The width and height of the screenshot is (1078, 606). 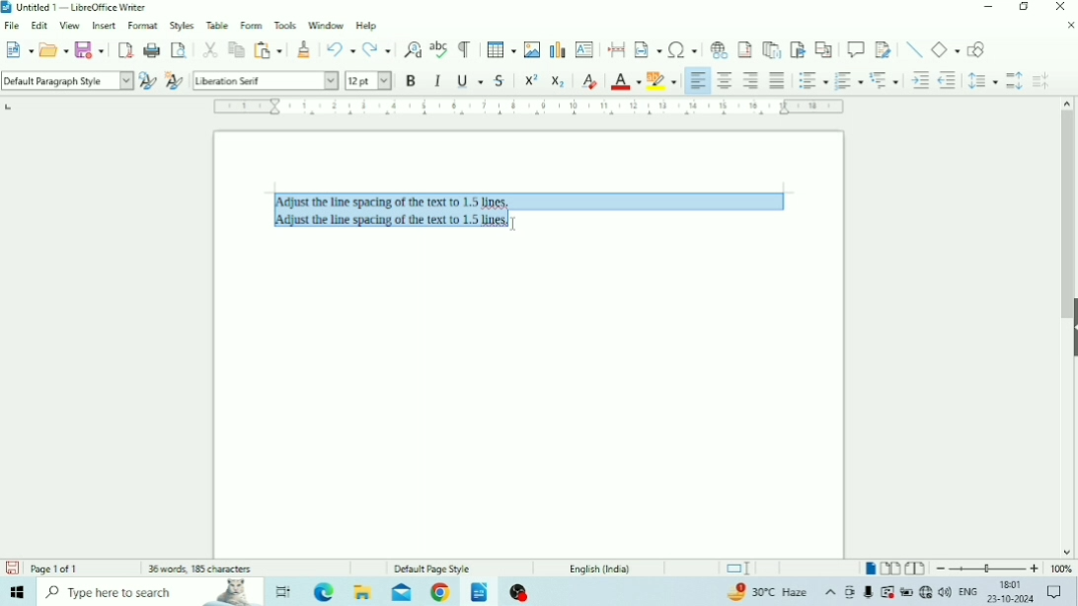 What do you see at coordinates (988, 7) in the screenshot?
I see `Minimize` at bounding box center [988, 7].